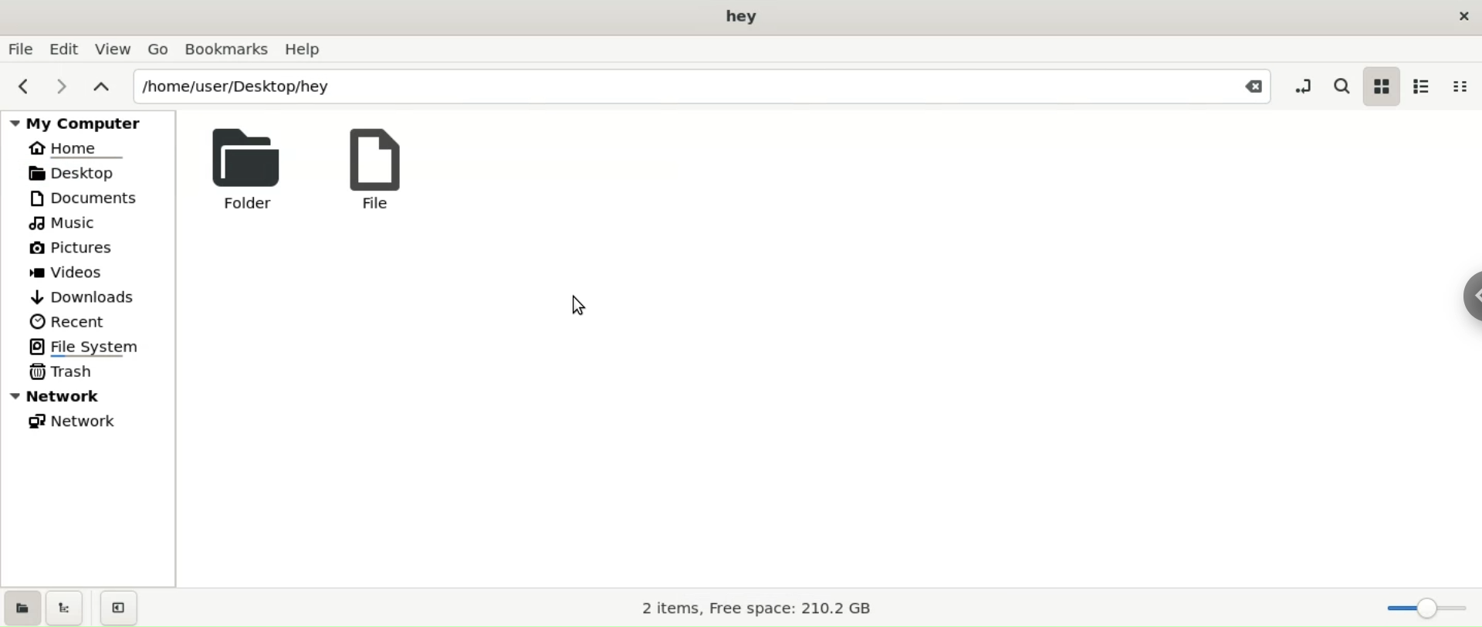  I want to click on file, so click(384, 174).